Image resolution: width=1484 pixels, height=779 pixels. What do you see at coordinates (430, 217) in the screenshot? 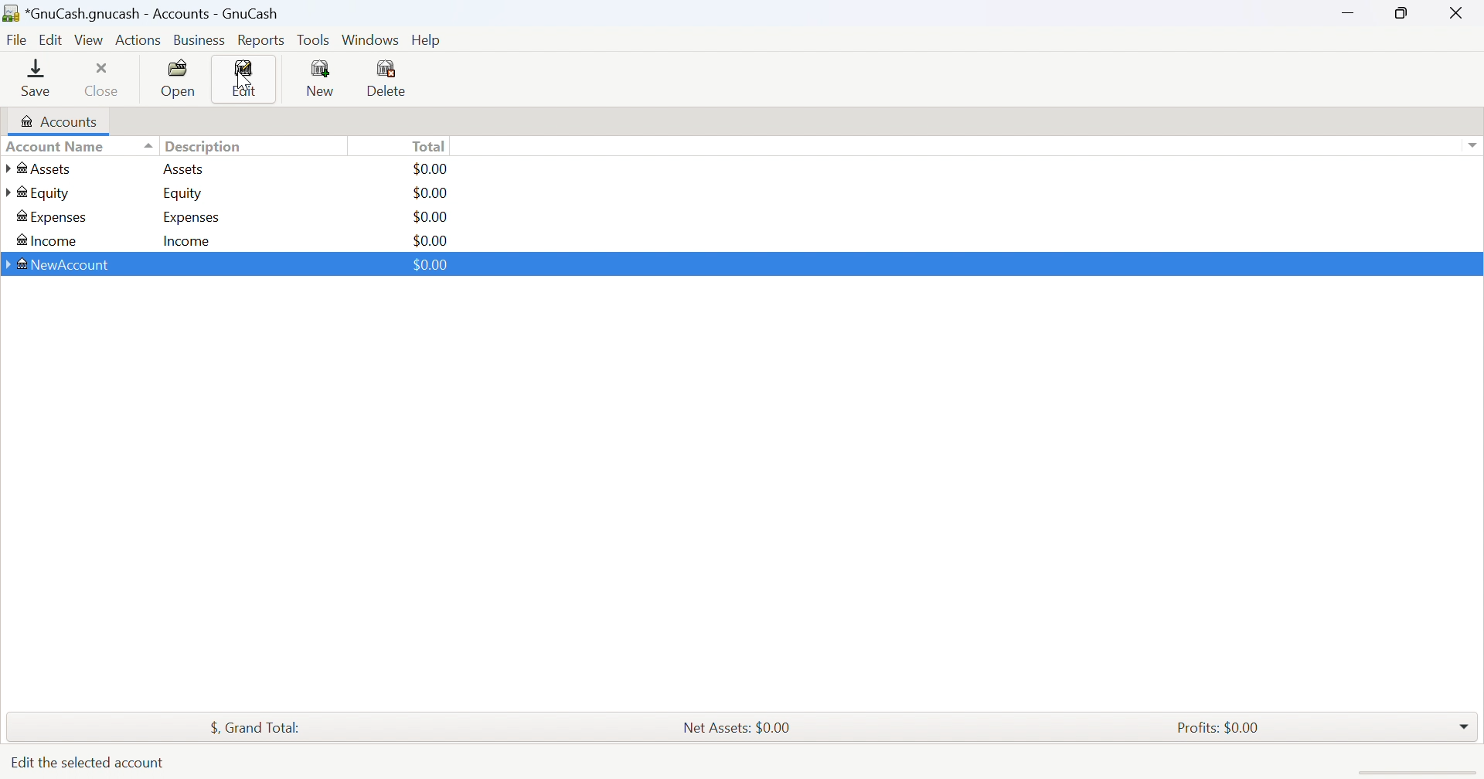
I see `$0.00` at bounding box center [430, 217].